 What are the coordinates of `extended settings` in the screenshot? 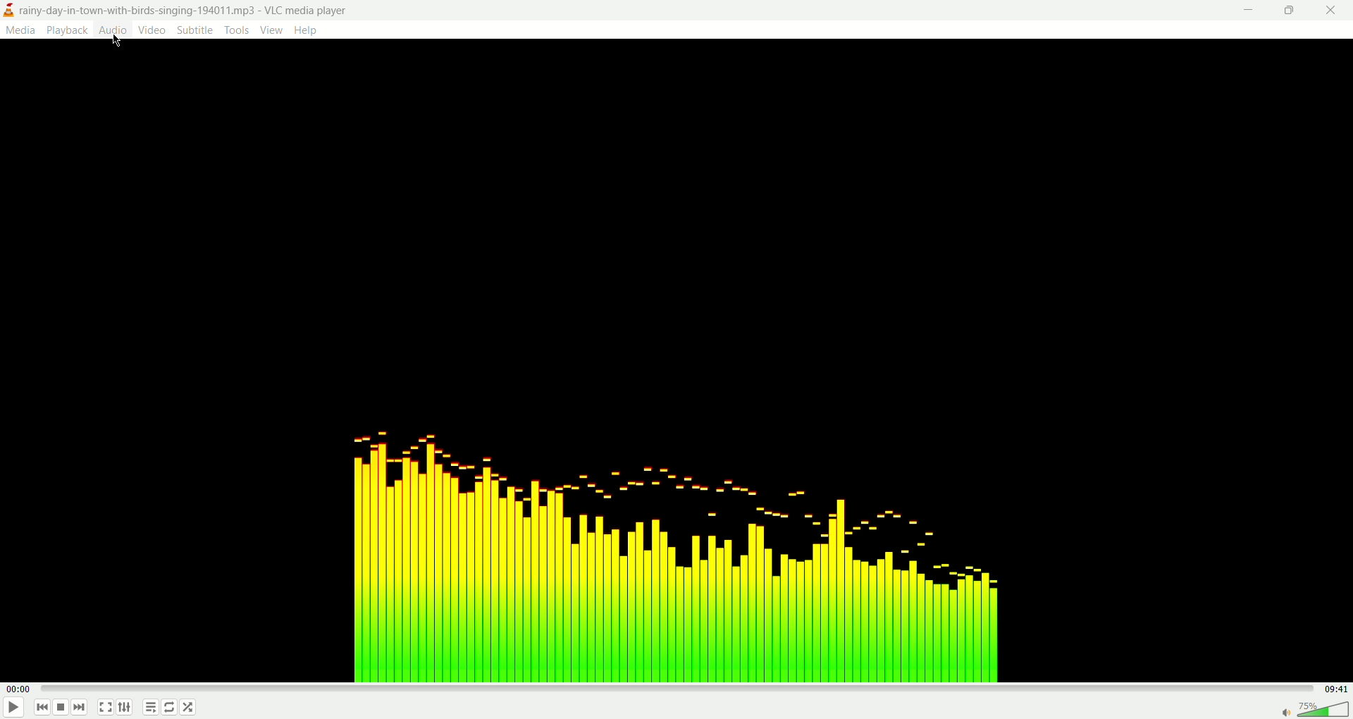 It's located at (128, 708).